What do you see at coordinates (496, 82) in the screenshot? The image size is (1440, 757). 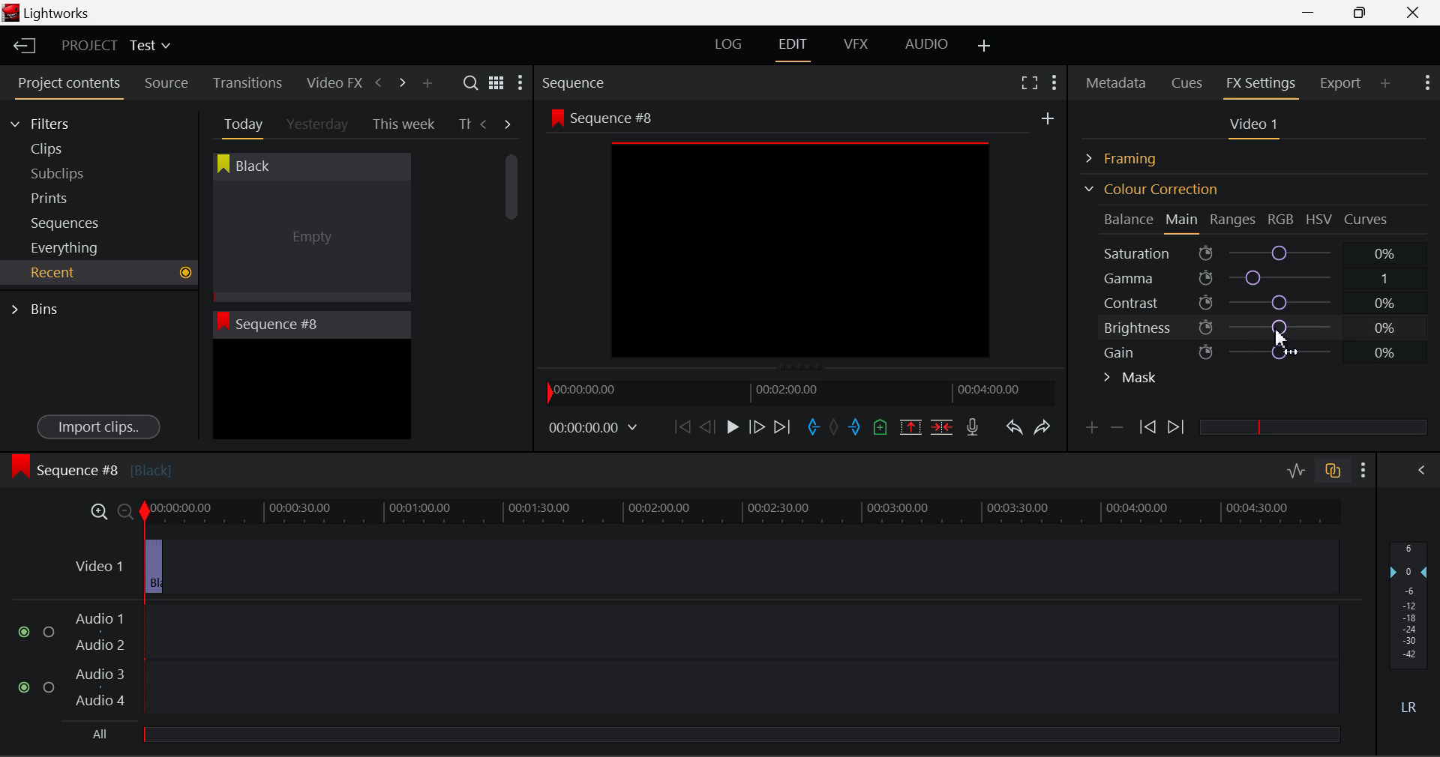 I see `Toggle list and title view` at bounding box center [496, 82].